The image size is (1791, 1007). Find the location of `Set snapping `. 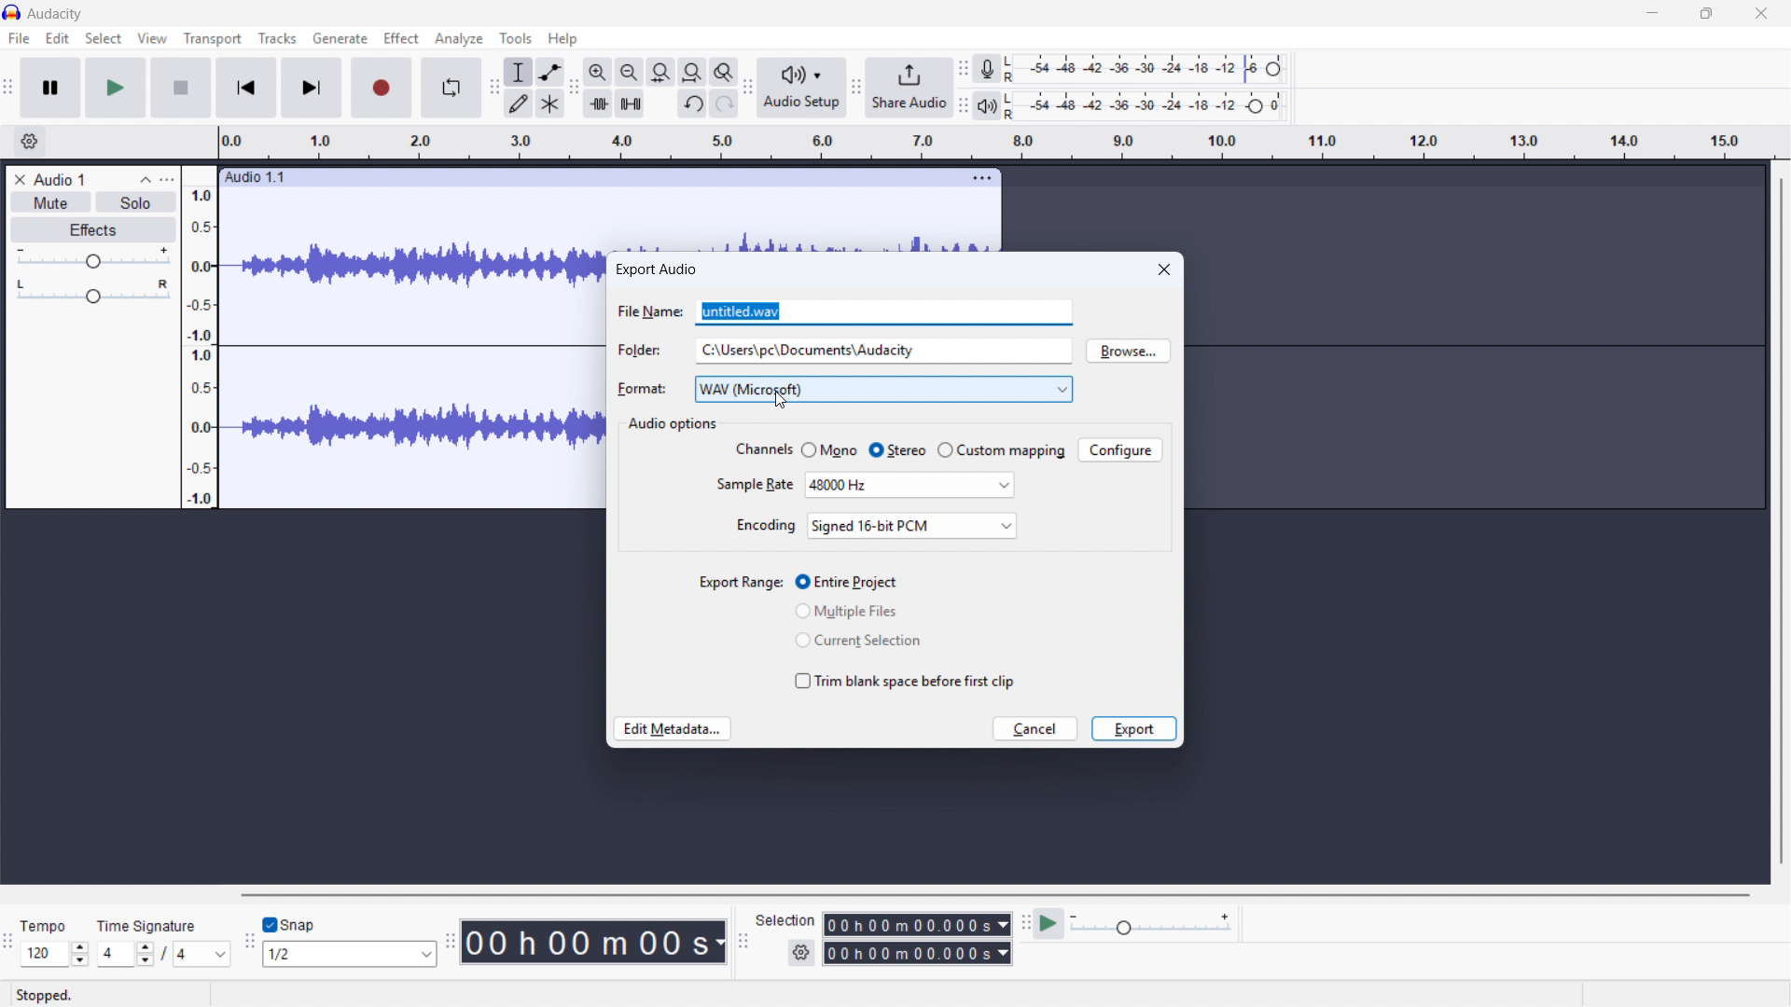

Set snapping  is located at coordinates (349, 954).